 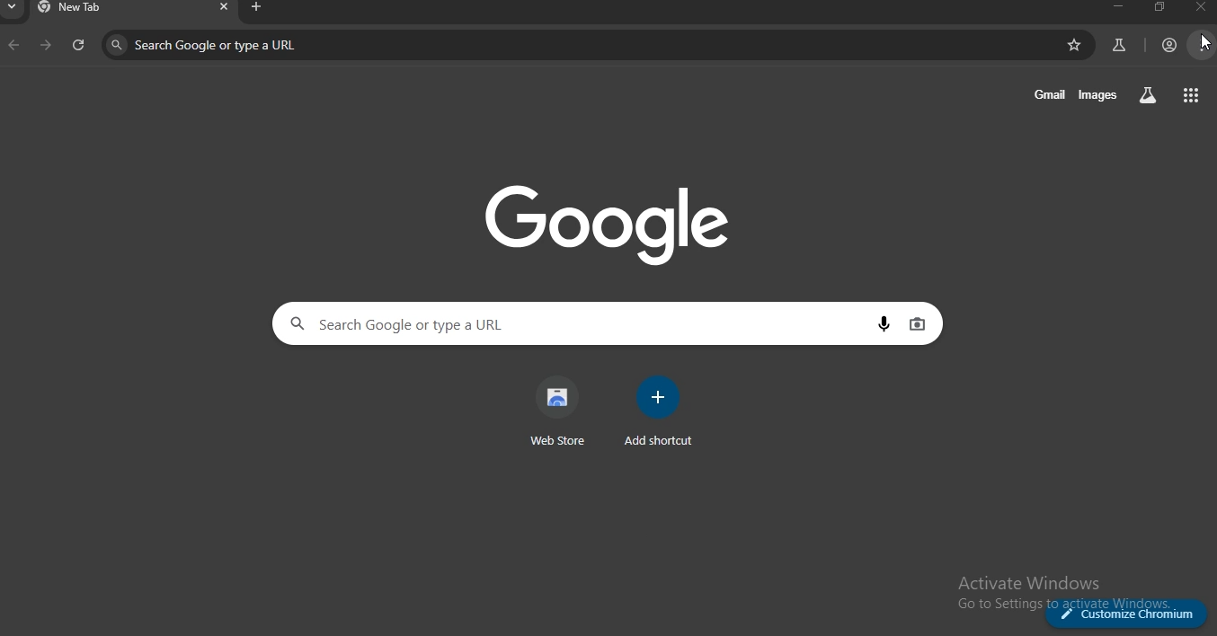 What do you see at coordinates (13, 8) in the screenshot?
I see `search tab` at bounding box center [13, 8].